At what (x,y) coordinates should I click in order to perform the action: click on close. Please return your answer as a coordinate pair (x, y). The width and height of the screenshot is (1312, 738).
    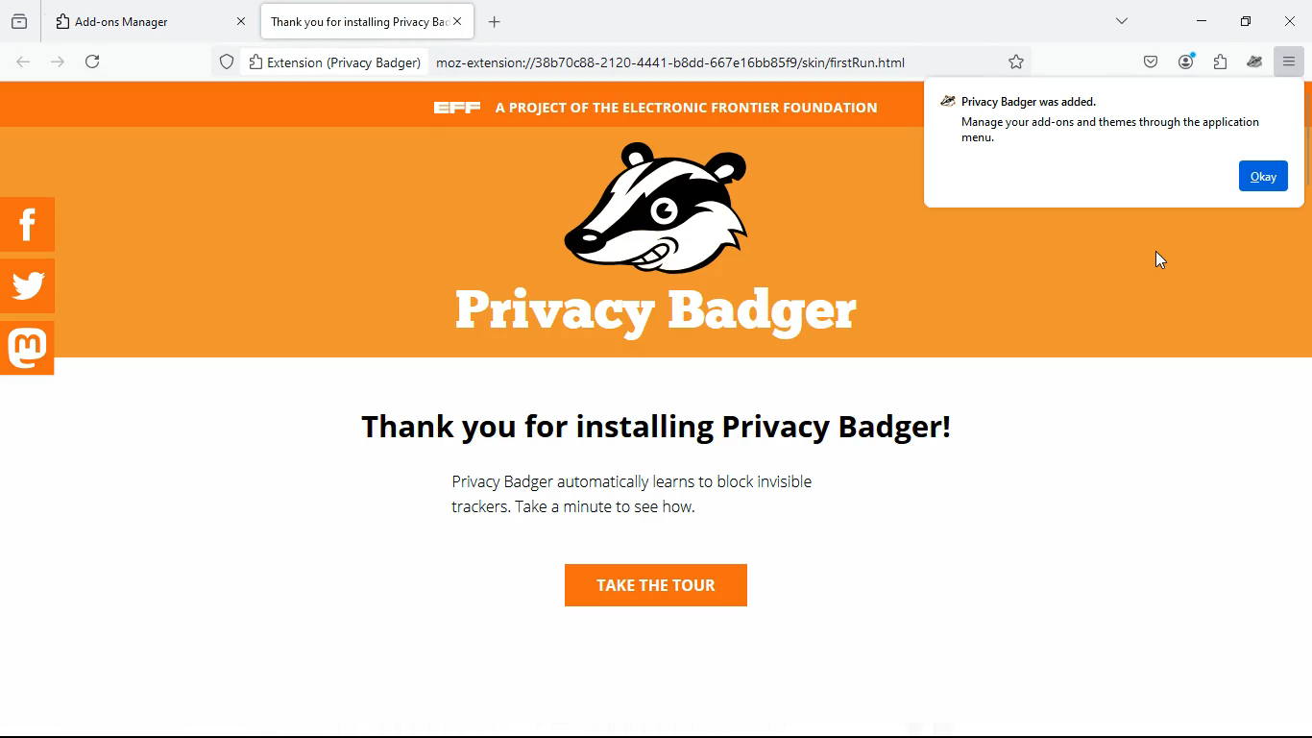
    Looking at the image, I should click on (1295, 20).